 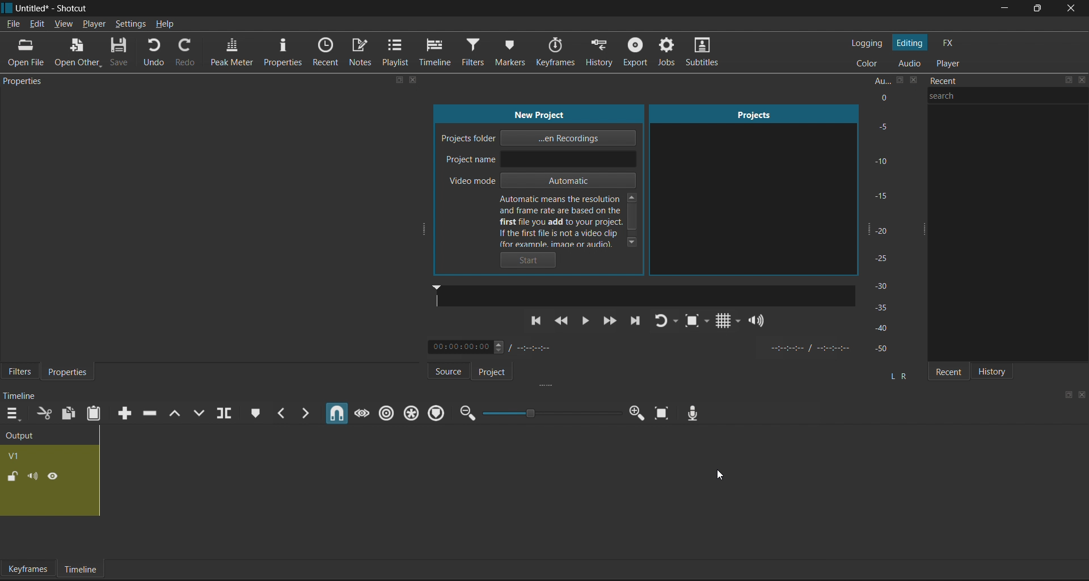 I want to click on Properties, so click(x=283, y=52).